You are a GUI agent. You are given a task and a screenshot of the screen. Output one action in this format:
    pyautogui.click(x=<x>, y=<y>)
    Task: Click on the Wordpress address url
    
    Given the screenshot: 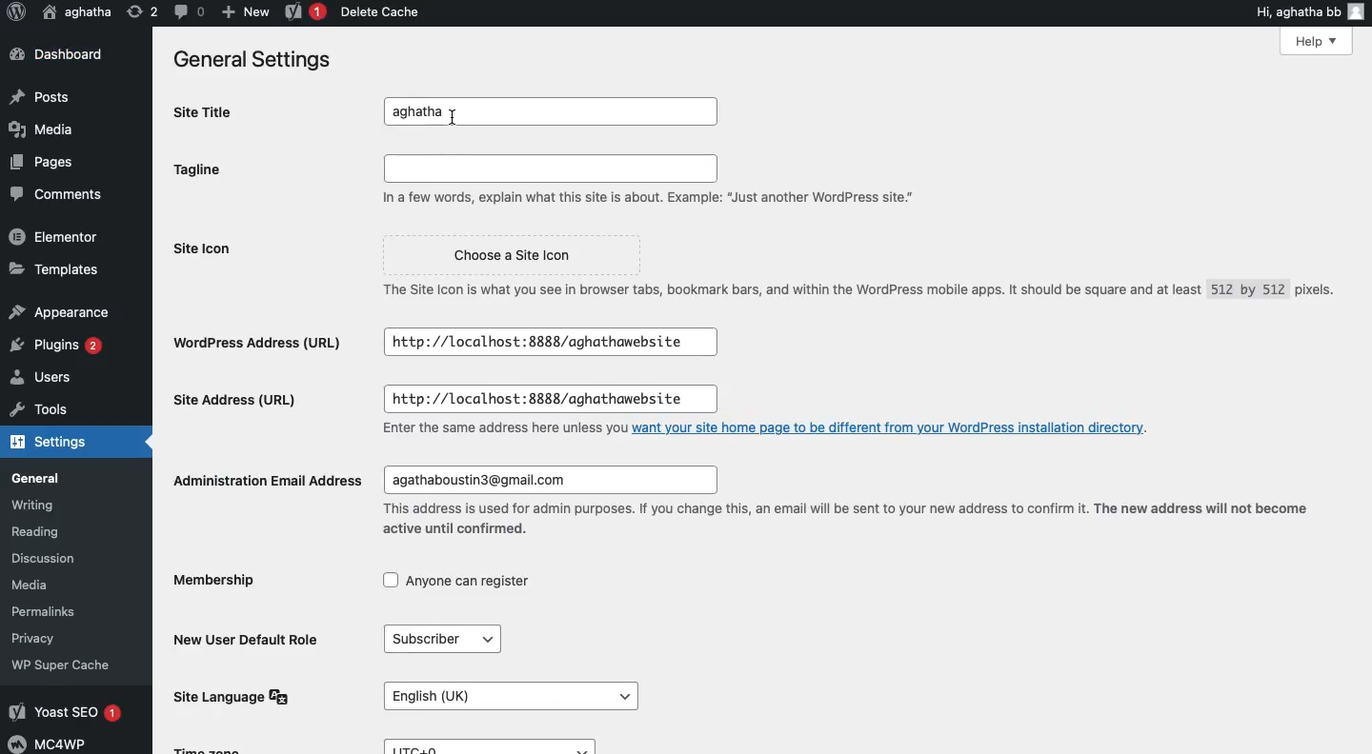 What is the action you would take?
    pyautogui.click(x=260, y=344)
    